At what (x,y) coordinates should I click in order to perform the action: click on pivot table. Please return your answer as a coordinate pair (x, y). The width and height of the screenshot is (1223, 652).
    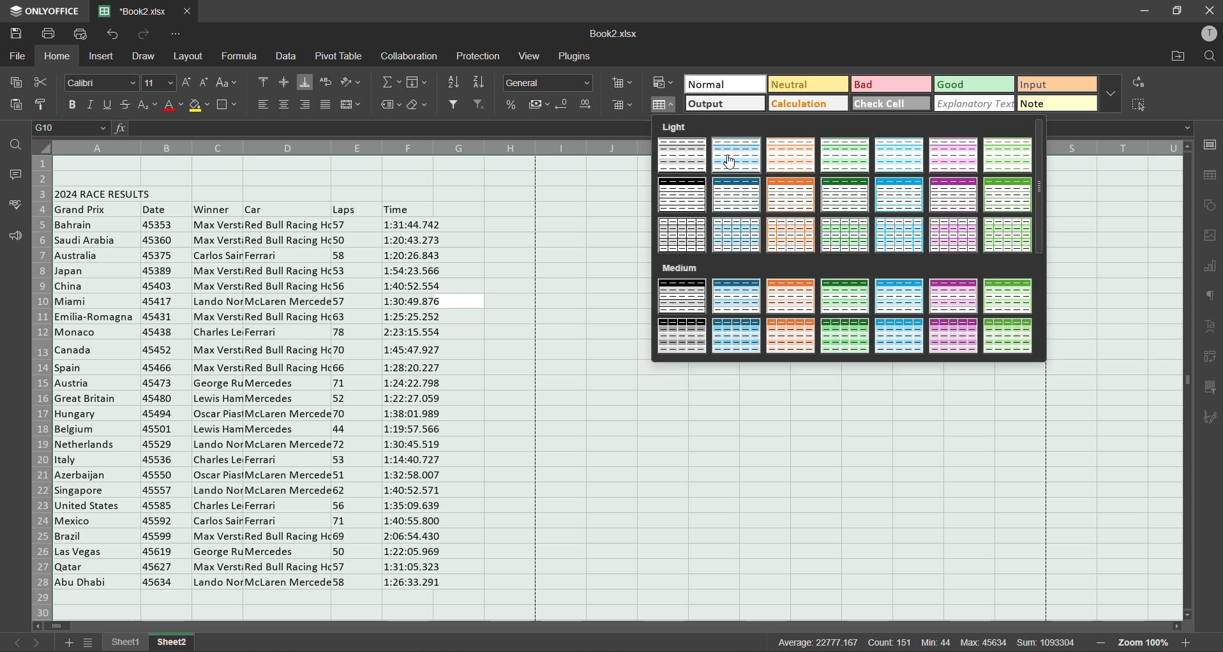
    Looking at the image, I should click on (1209, 355).